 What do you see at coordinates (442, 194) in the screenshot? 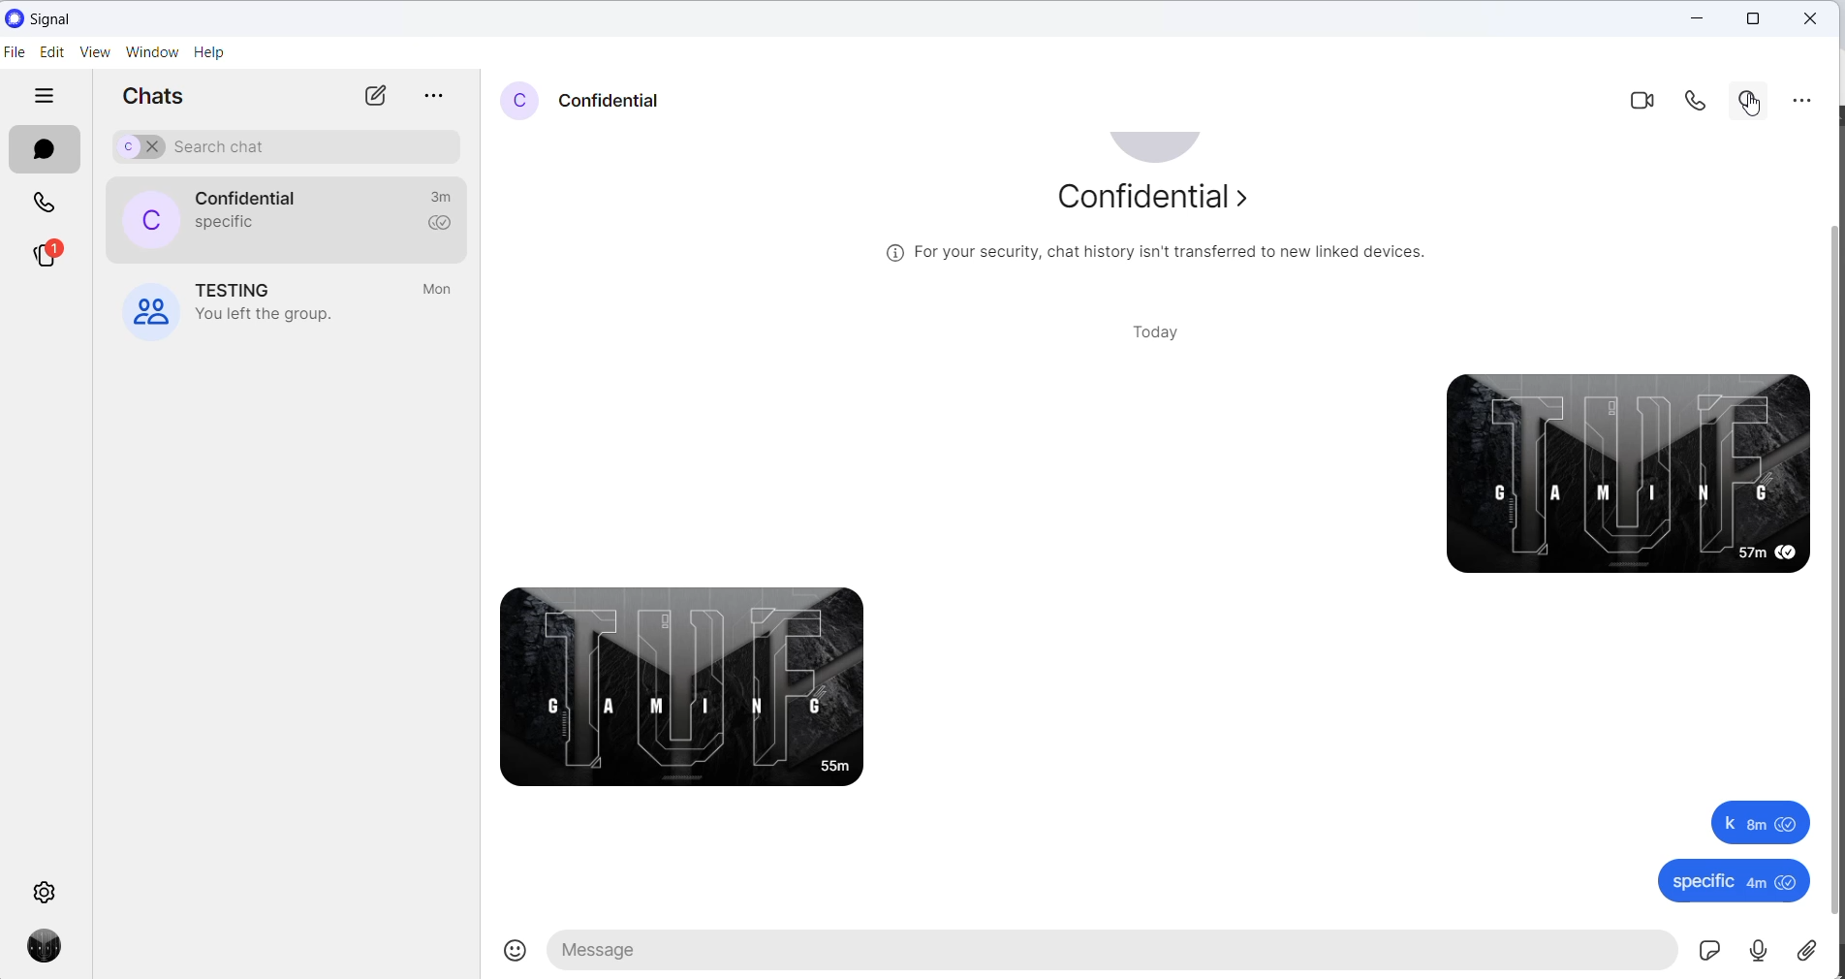
I see `last active time` at bounding box center [442, 194].